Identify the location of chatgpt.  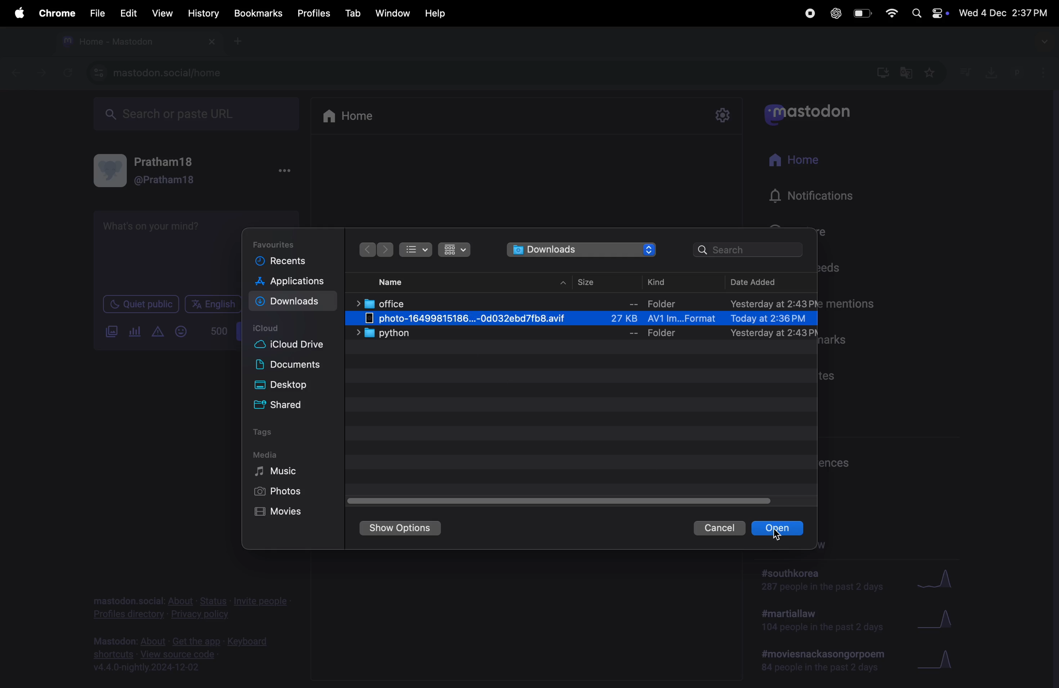
(834, 13).